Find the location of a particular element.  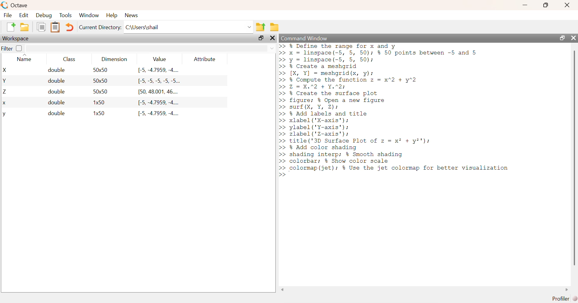

New File is located at coordinates (11, 27).